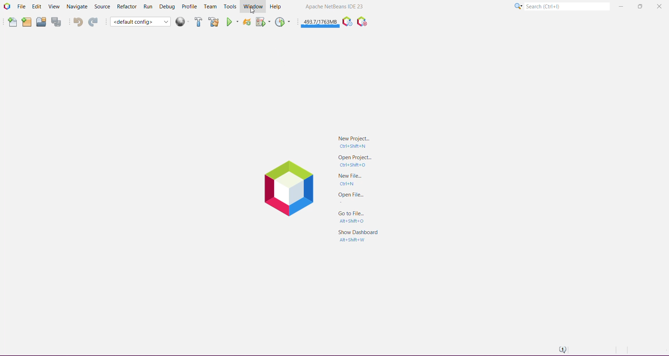 The width and height of the screenshot is (669, 356). Describe the element at coordinates (230, 7) in the screenshot. I see `Tools` at that location.